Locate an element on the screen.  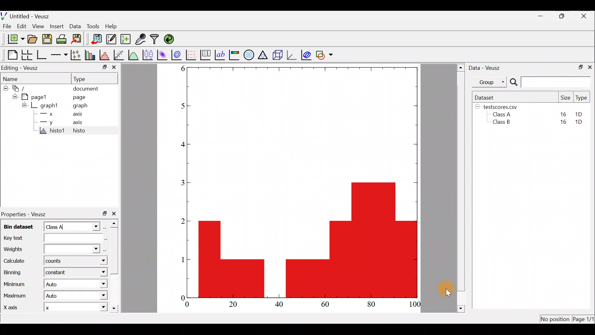
Restore down is located at coordinates (580, 68).